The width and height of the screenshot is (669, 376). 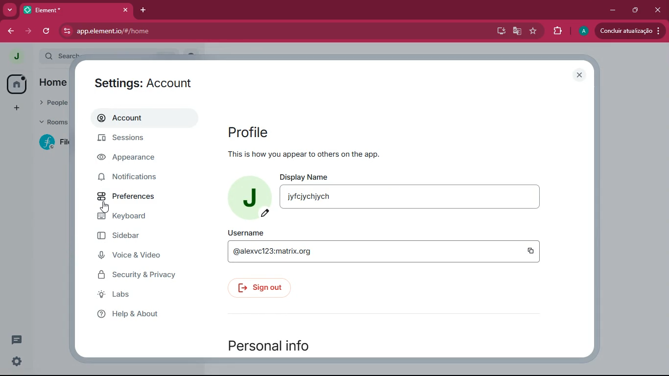 I want to click on close, so click(x=659, y=10).